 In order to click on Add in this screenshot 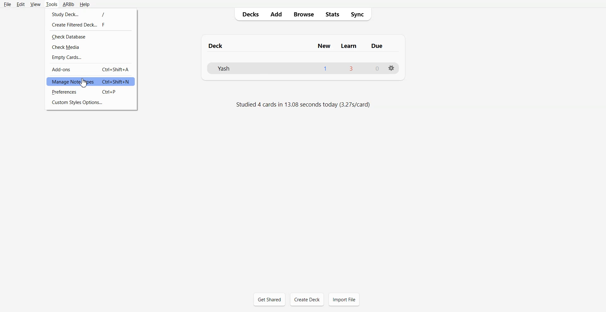, I will do `click(276, 14)`.